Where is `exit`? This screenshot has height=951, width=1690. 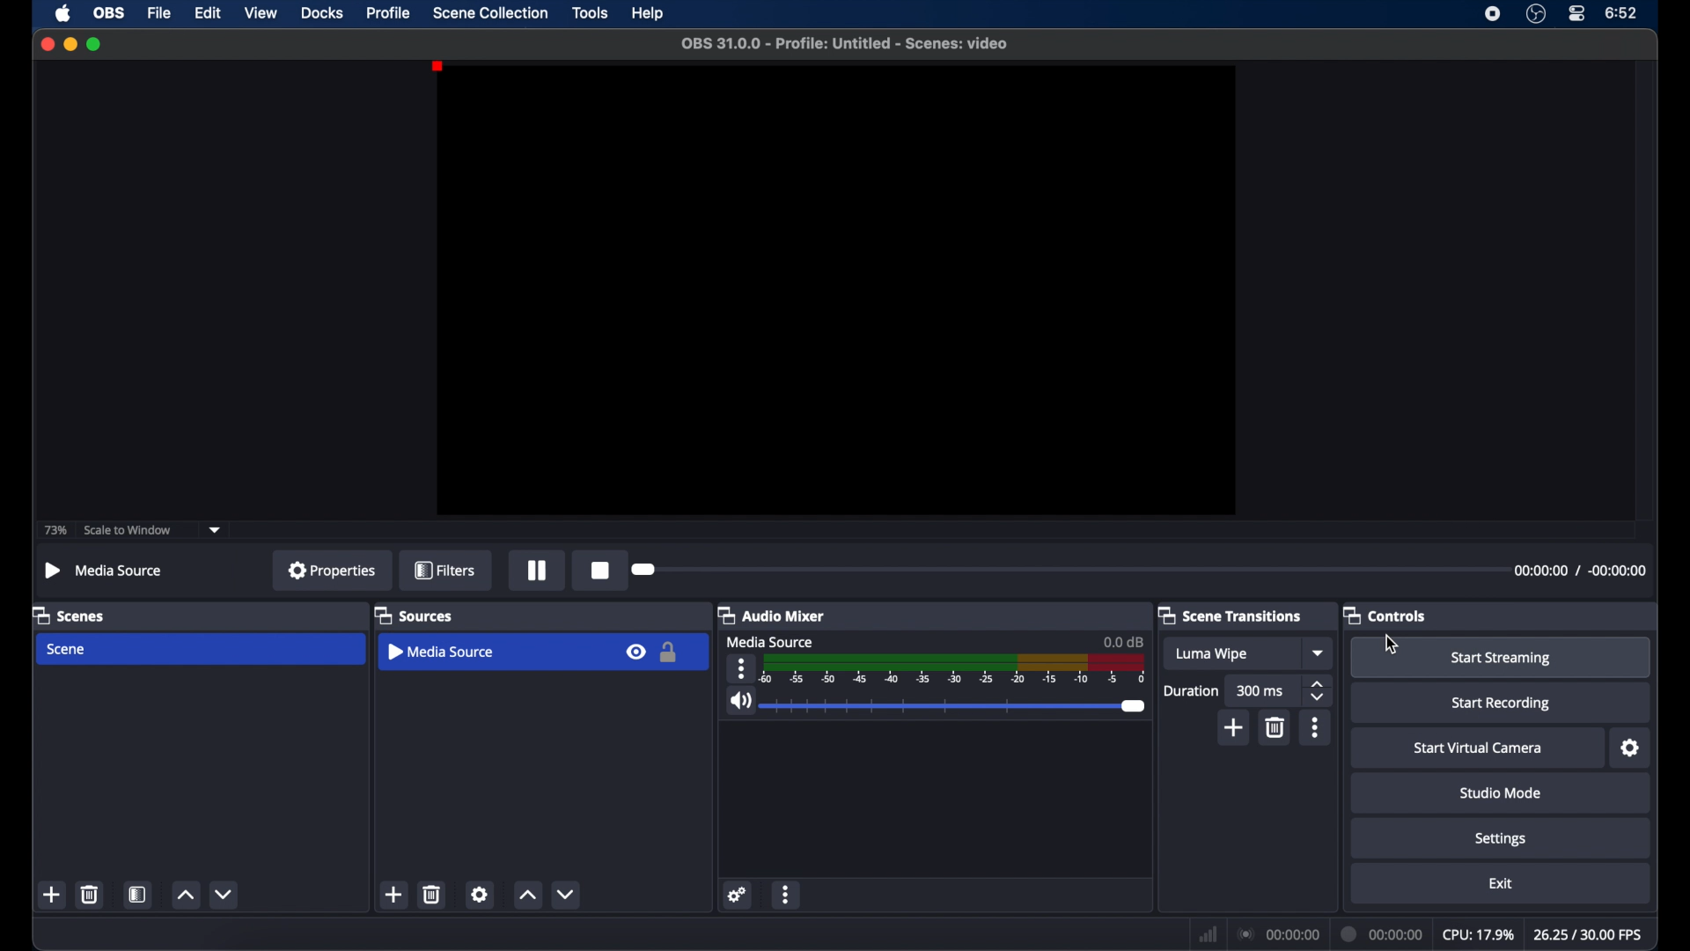
exit is located at coordinates (1501, 885).